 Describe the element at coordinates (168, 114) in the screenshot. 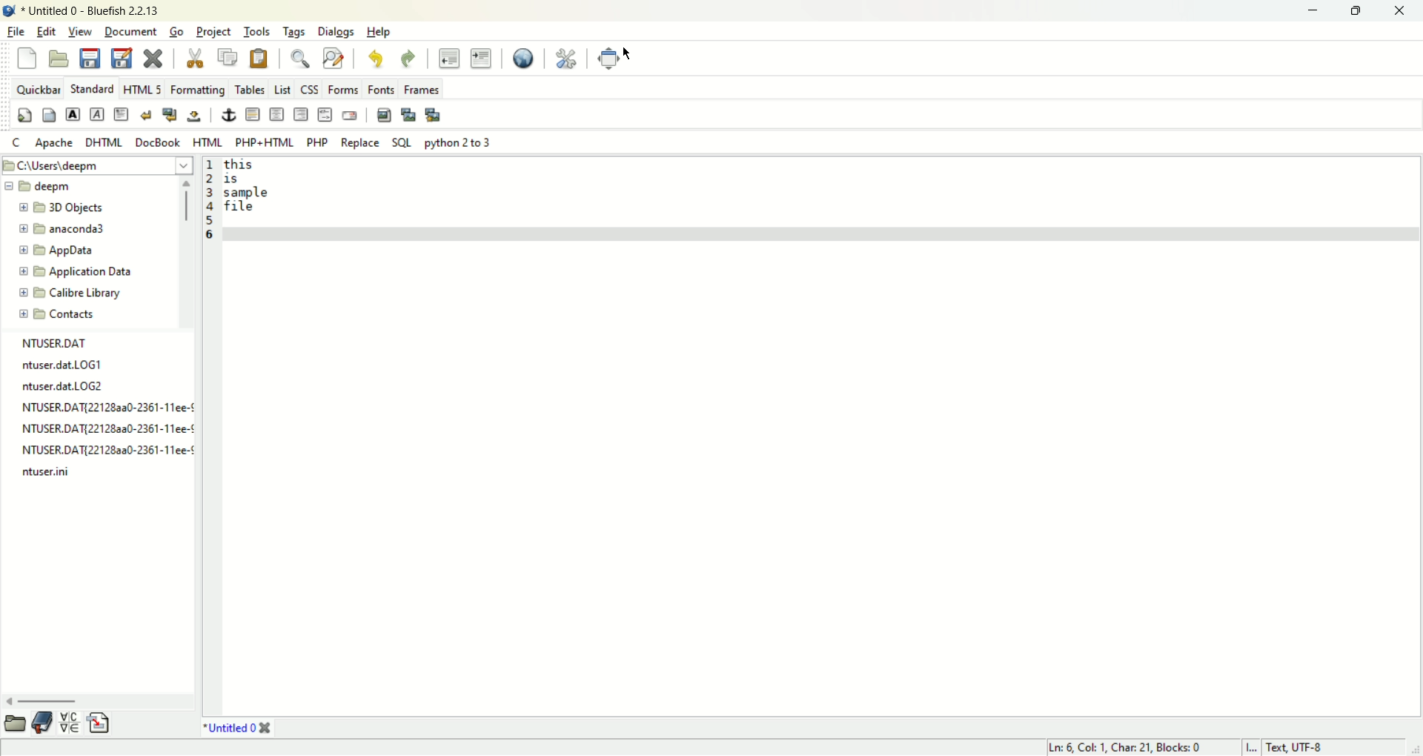

I see `break and clear` at that location.